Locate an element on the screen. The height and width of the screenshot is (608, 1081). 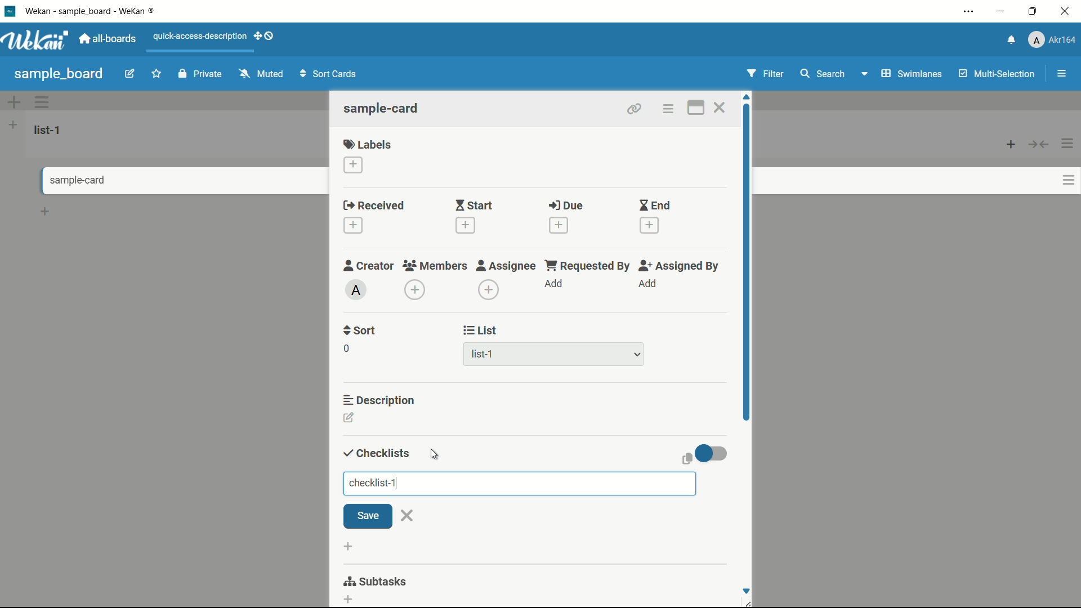
members is located at coordinates (434, 266).